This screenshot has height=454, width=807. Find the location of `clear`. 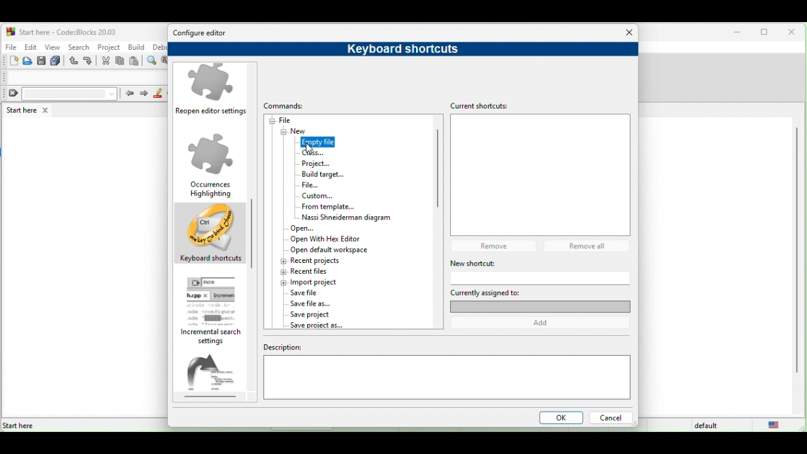

clear is located at coordinates (61, 94).